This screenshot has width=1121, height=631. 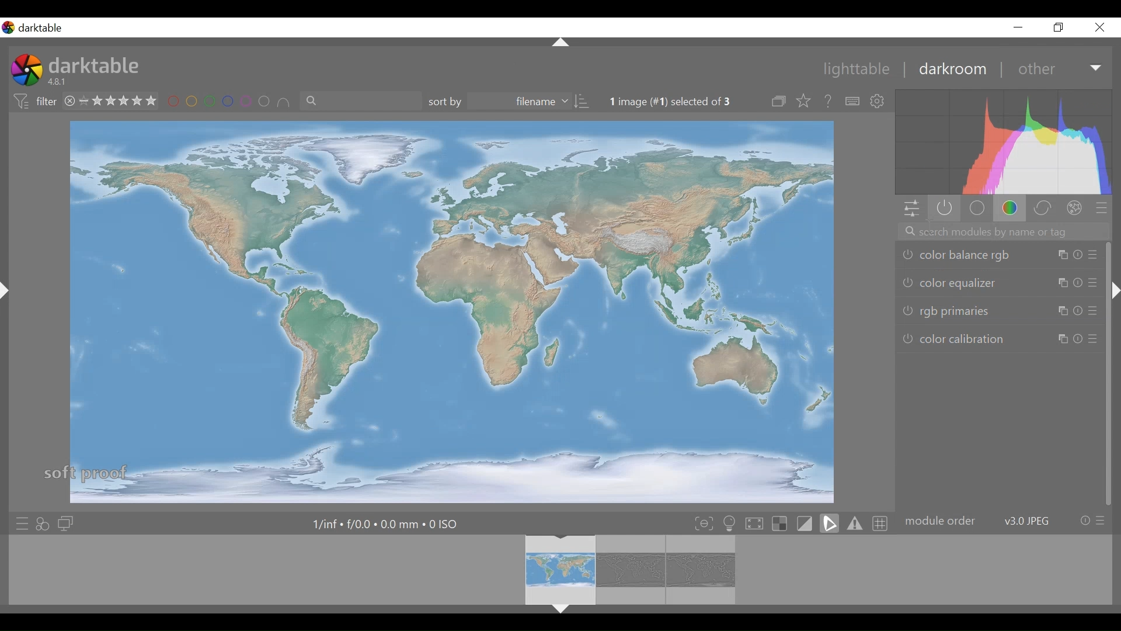 I want to click on , so click(x=1114, y=299).